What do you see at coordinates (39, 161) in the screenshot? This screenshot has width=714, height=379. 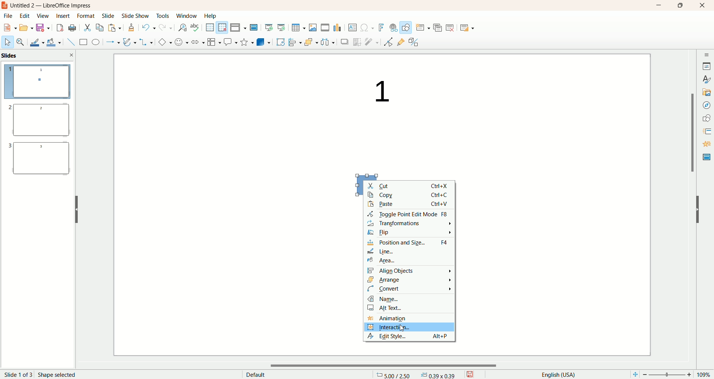 I see `slide 3` at bounding box center [39, 161].